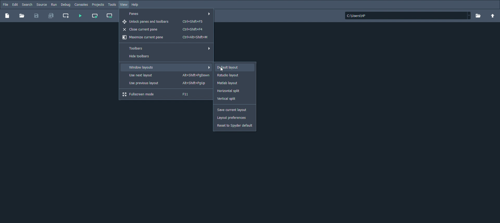 The image size is (500, 223). I want to click on Layout preferences, so click(233, 118).